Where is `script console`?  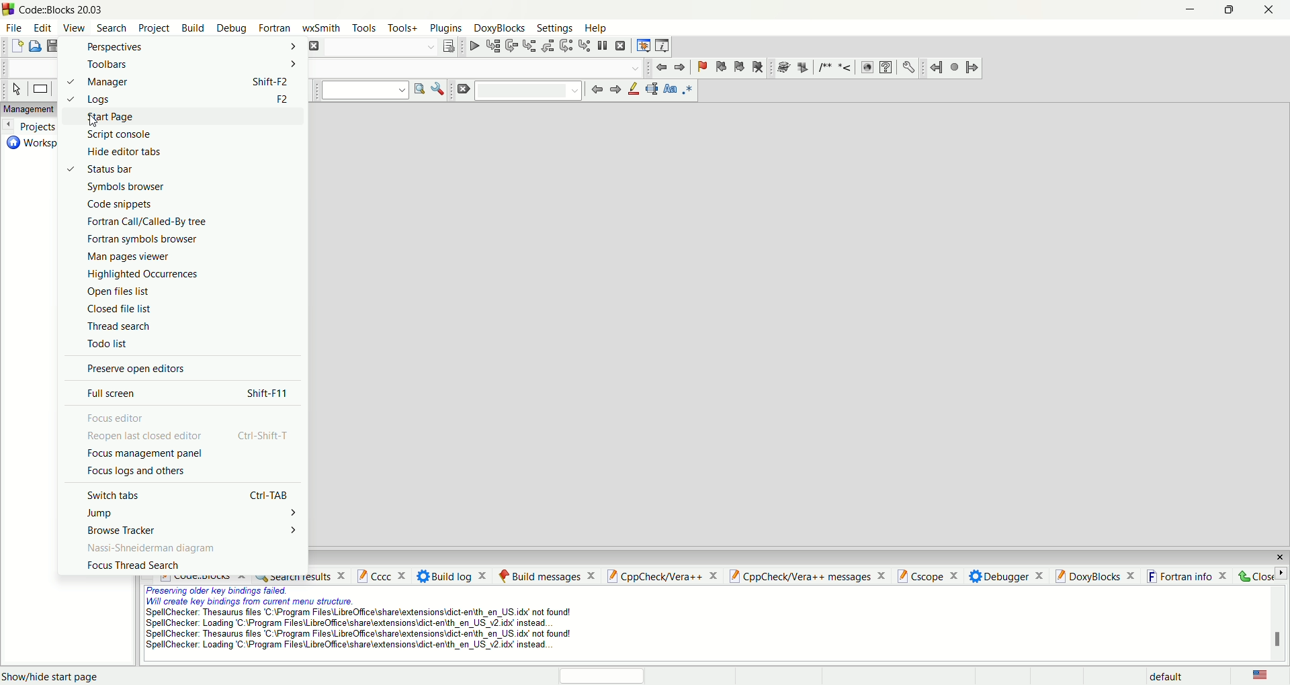
script console is located at coordinates (120, 135).